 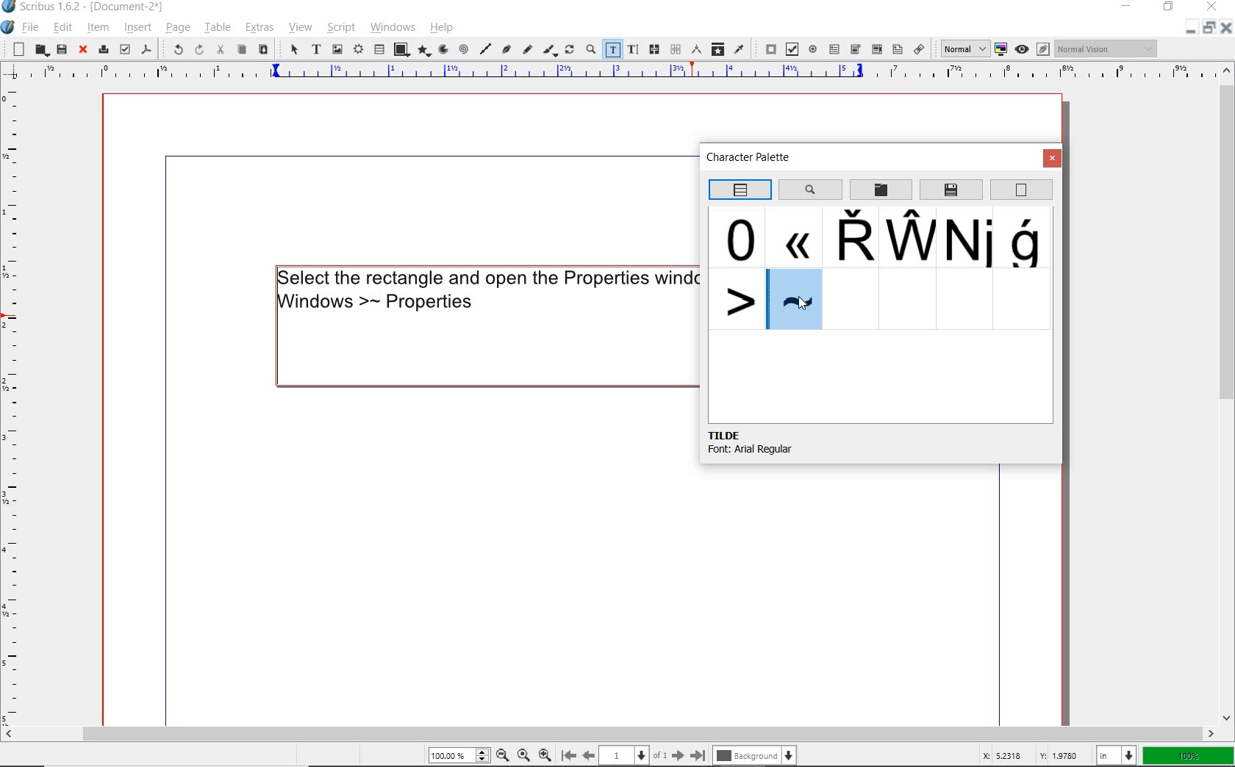 What do you see at coordinates (618, 731) in the screenshot?
I see `Scroll Bar` at bounding box center [618, 731].